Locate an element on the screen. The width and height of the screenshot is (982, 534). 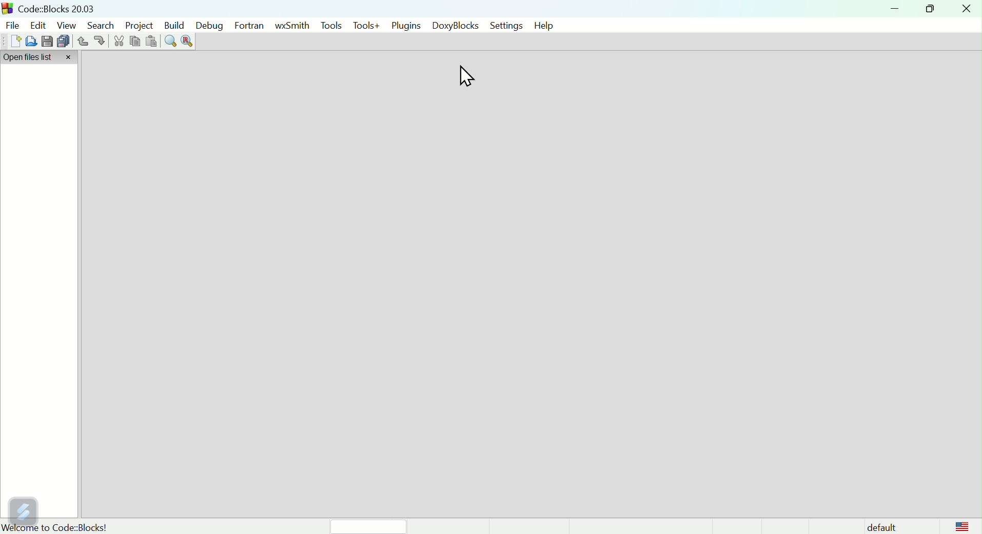
tools is located at coordinates (332, 27).